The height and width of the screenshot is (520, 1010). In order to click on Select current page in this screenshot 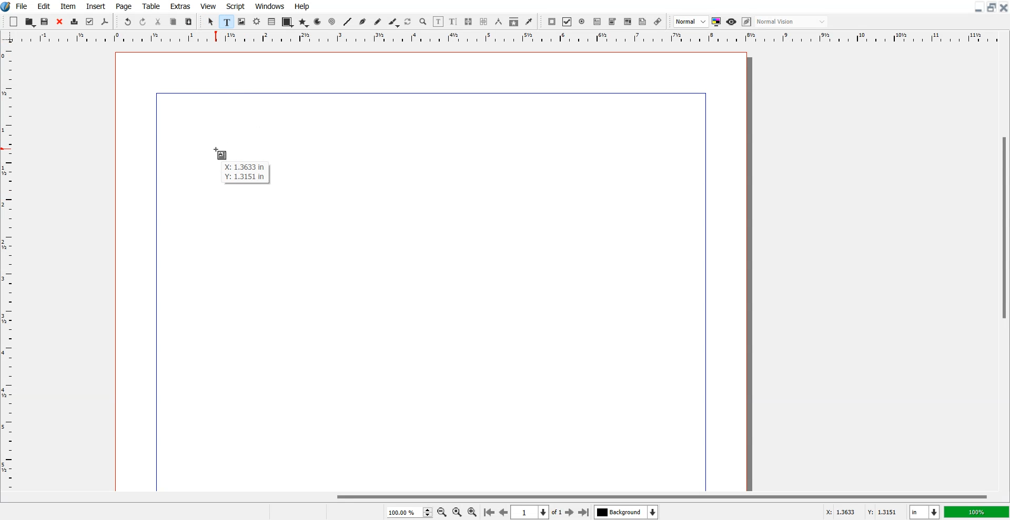, I will do `click(537, 512)`.